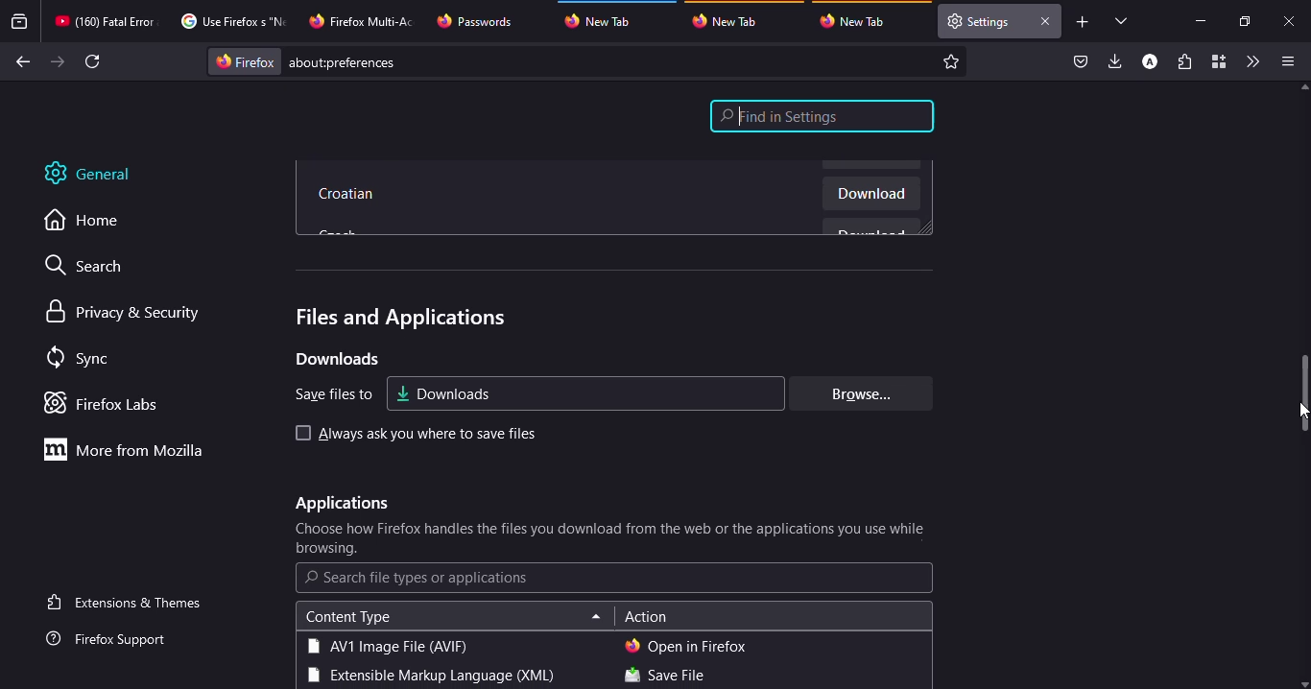 This screenshot has height=689, width=1311. I want to click on action, so click(646, 618).